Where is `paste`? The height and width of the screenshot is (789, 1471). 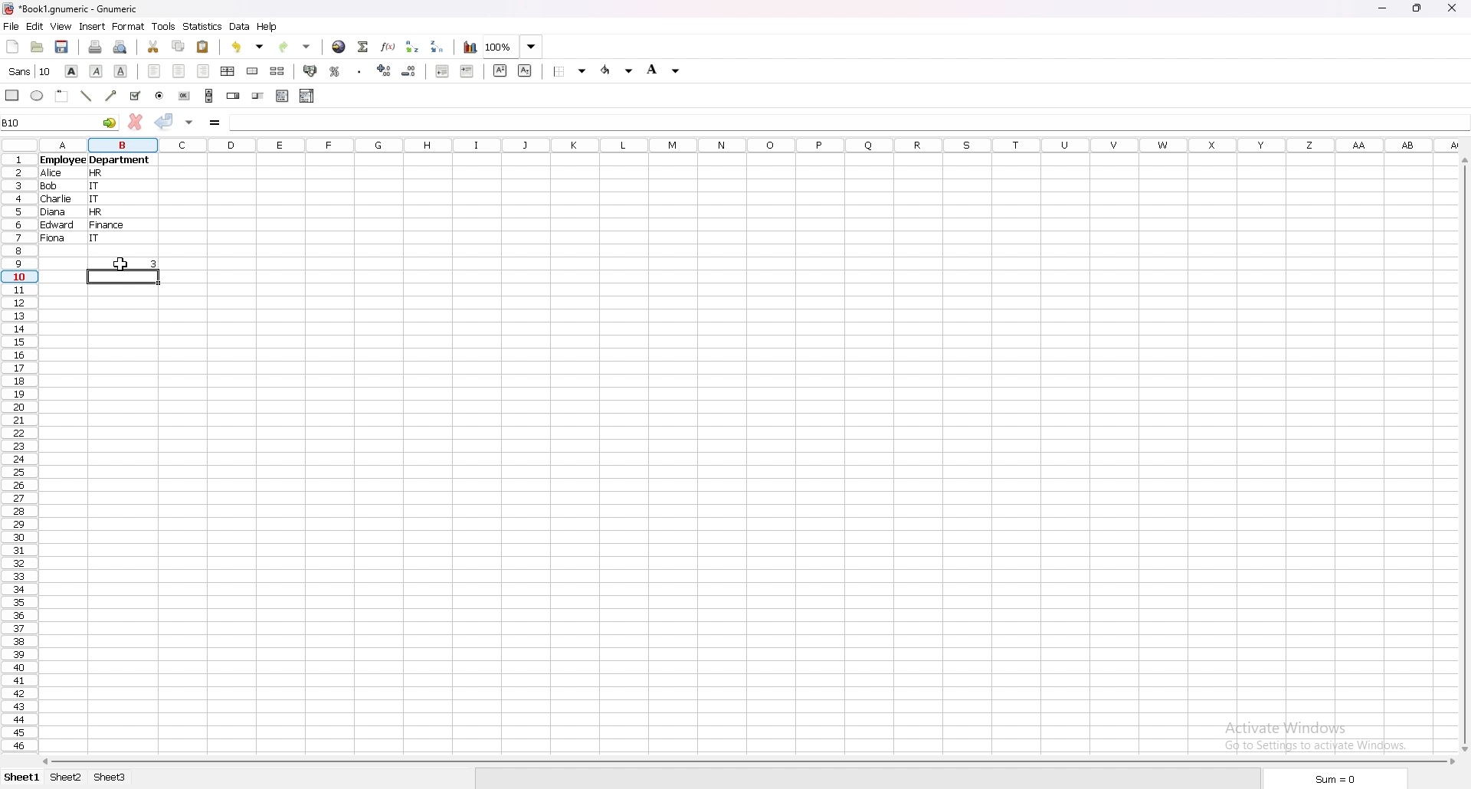
paste is located at coordinates (204, 47).